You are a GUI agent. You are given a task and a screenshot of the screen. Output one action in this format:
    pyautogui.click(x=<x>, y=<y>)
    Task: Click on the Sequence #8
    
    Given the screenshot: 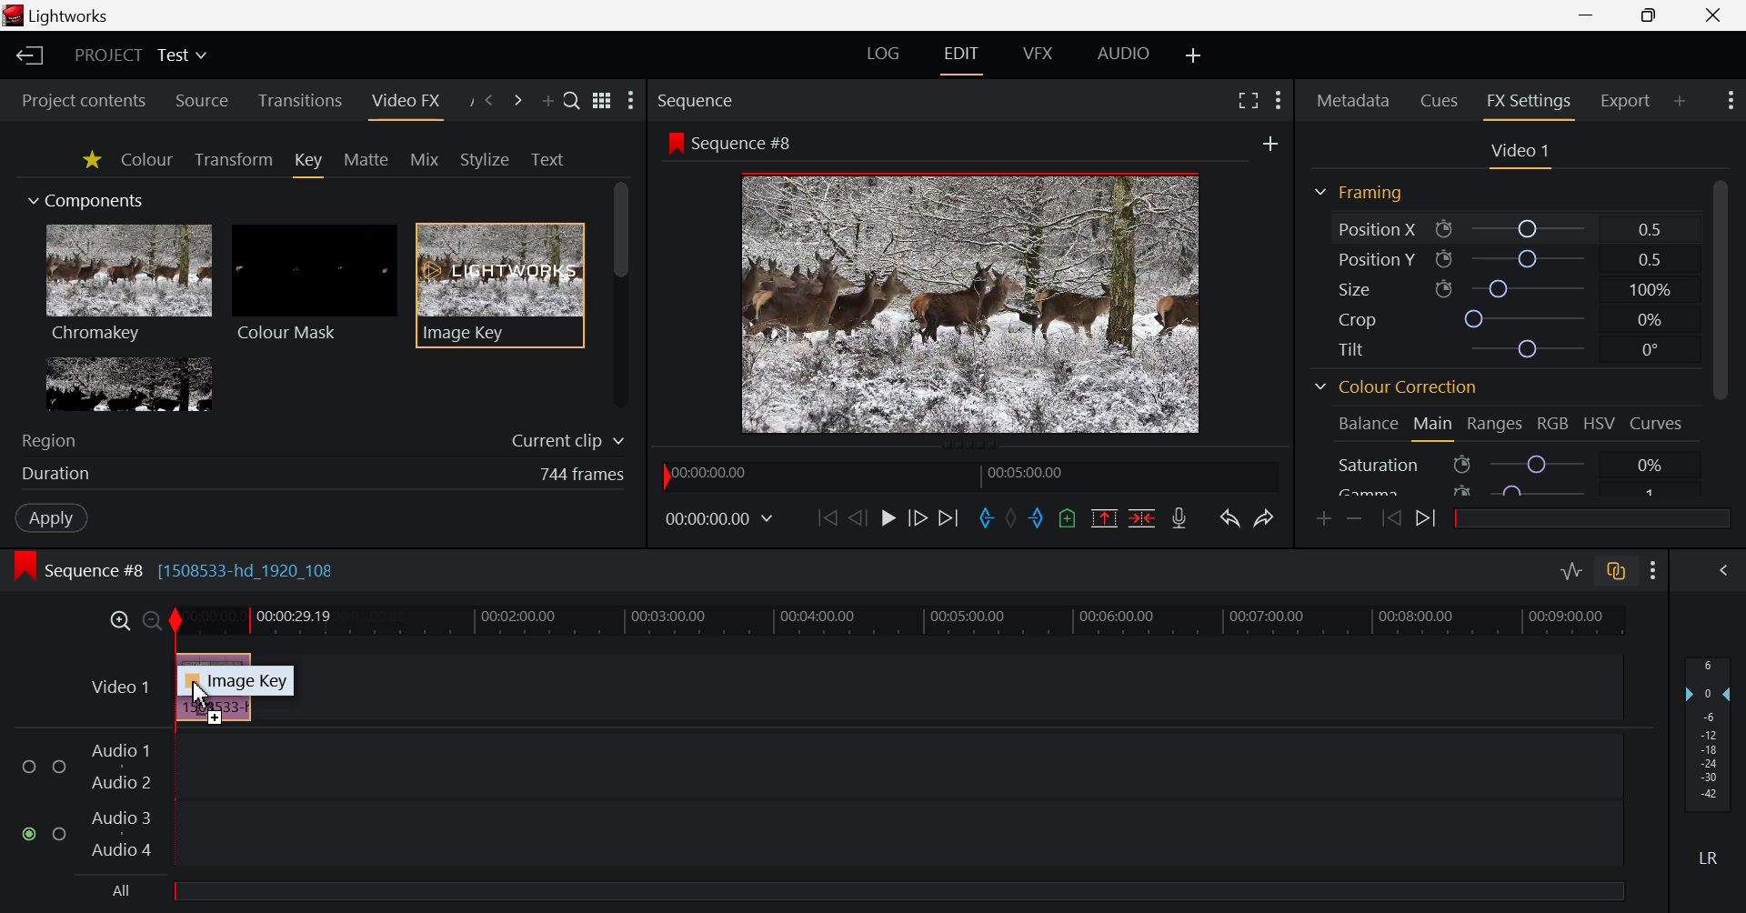 What is the action you would take?
    pyautogui.click(x=746, y=143)
    